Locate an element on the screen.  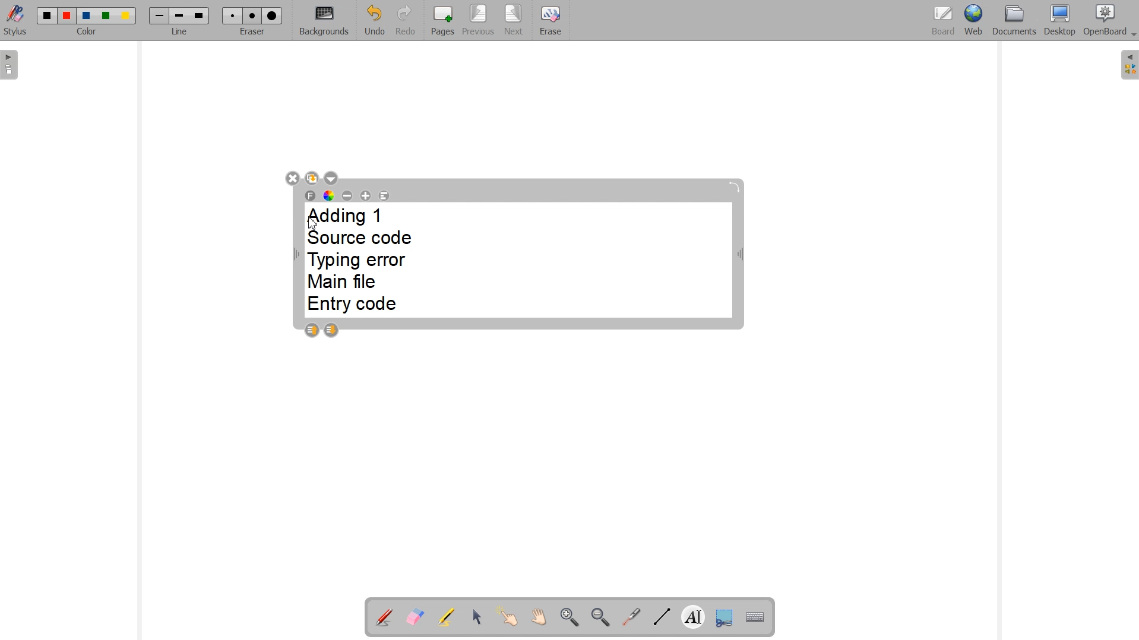
Small line is located at coordinates (160, 16).